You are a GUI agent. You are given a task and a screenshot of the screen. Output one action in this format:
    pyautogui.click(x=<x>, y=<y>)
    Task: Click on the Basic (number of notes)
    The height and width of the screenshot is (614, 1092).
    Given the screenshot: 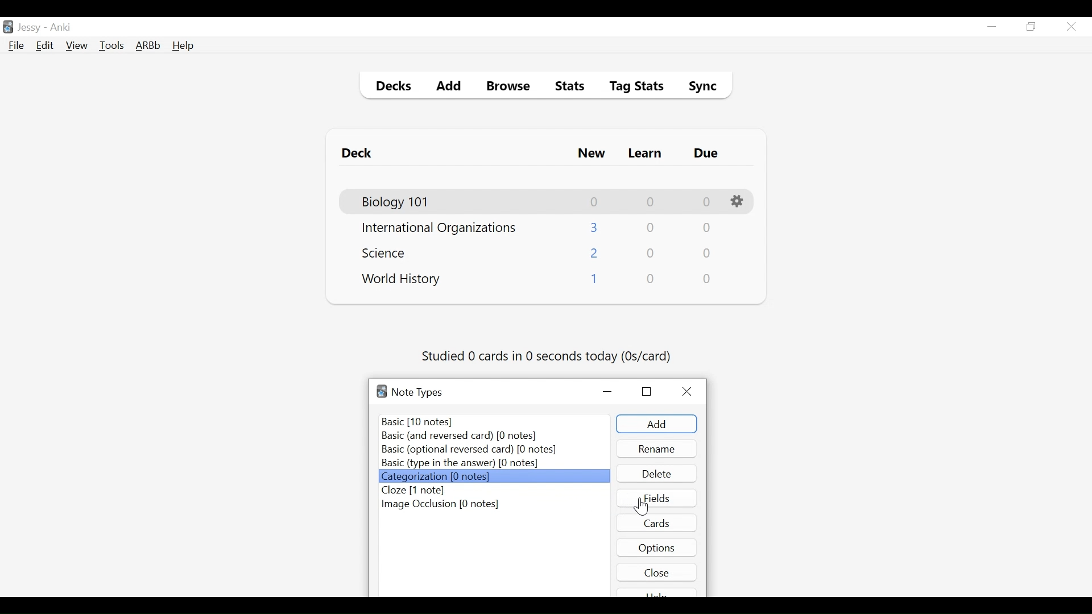 What is the action you would take?
    pyautogui.click(x=495, y=421)
    